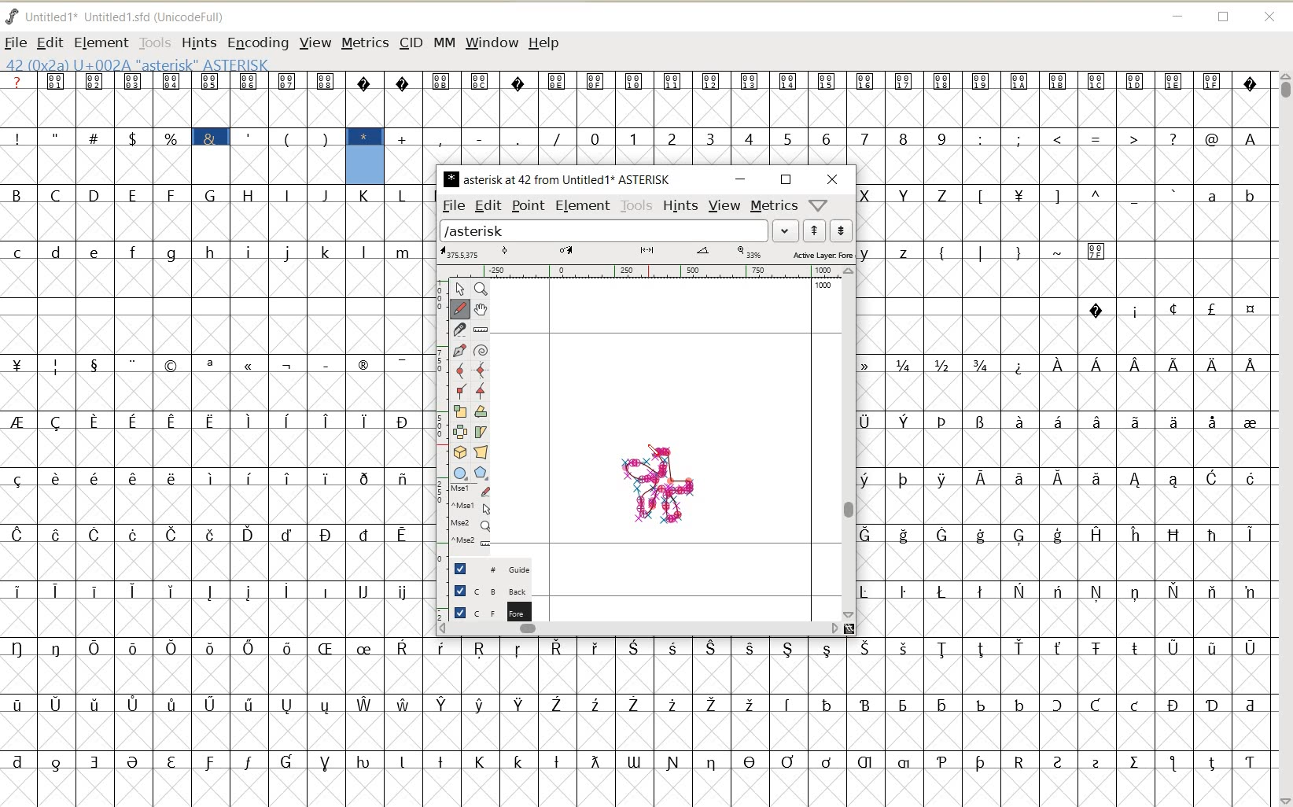 Image resolution: width=1293 pixels, height=807 pixels. Describe the element at coordinates (486, 589) in the screenshot. I see `BACKGROUND` at that location.